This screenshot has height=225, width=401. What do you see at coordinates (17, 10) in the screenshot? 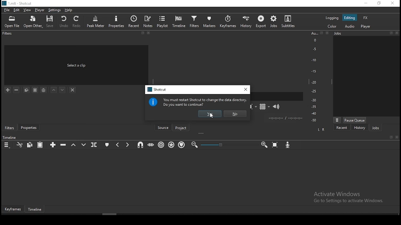
I see `edit` at bounding box center [17, 10].